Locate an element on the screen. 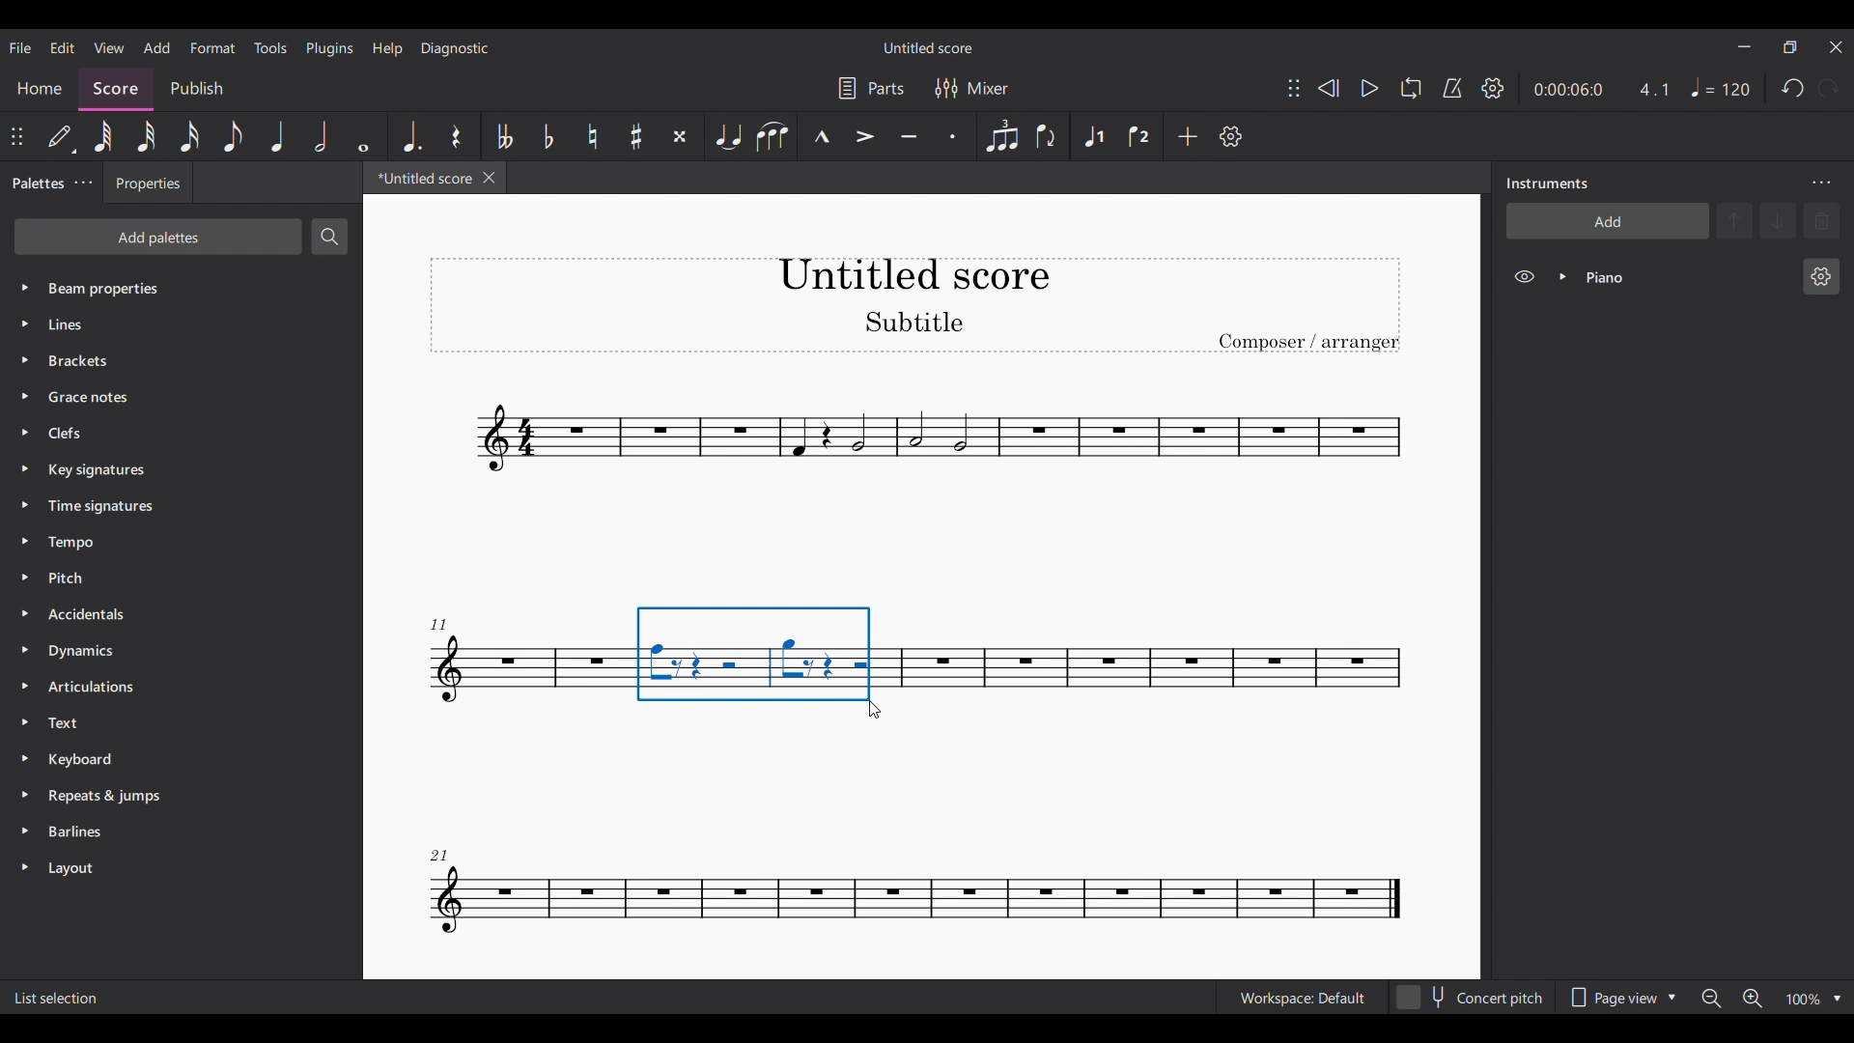 The height and width of the screenshot is (1043, 1854). Quarter note is located at coordinates (277, 136).